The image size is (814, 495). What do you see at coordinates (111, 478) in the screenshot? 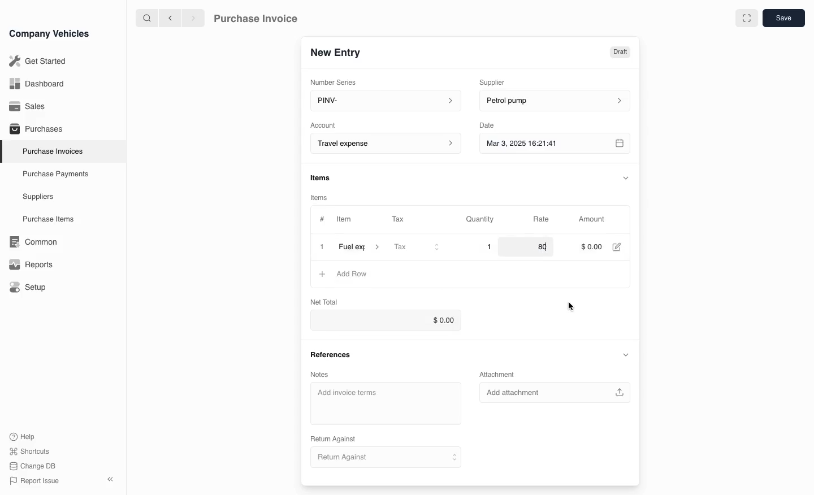
I see `close sidebar` at bounding box center [111, 478].